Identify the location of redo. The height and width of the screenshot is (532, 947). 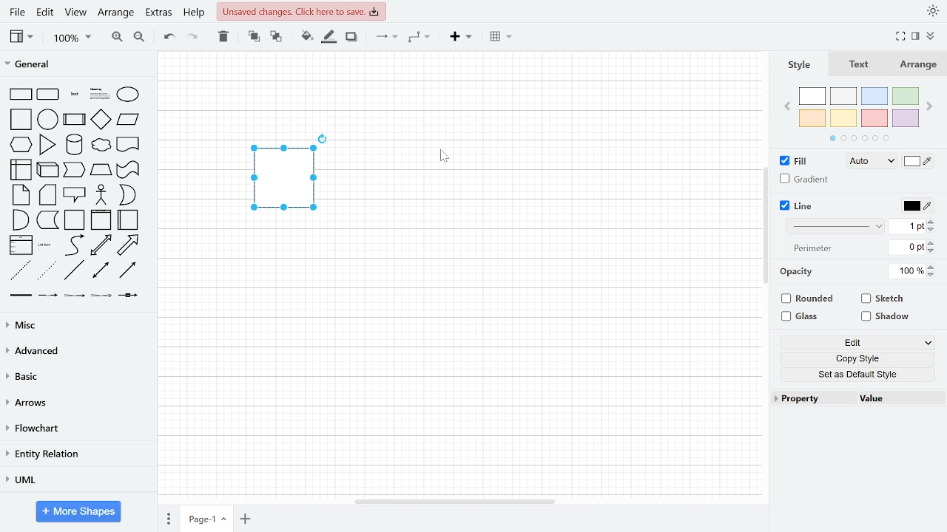
(192, 37).